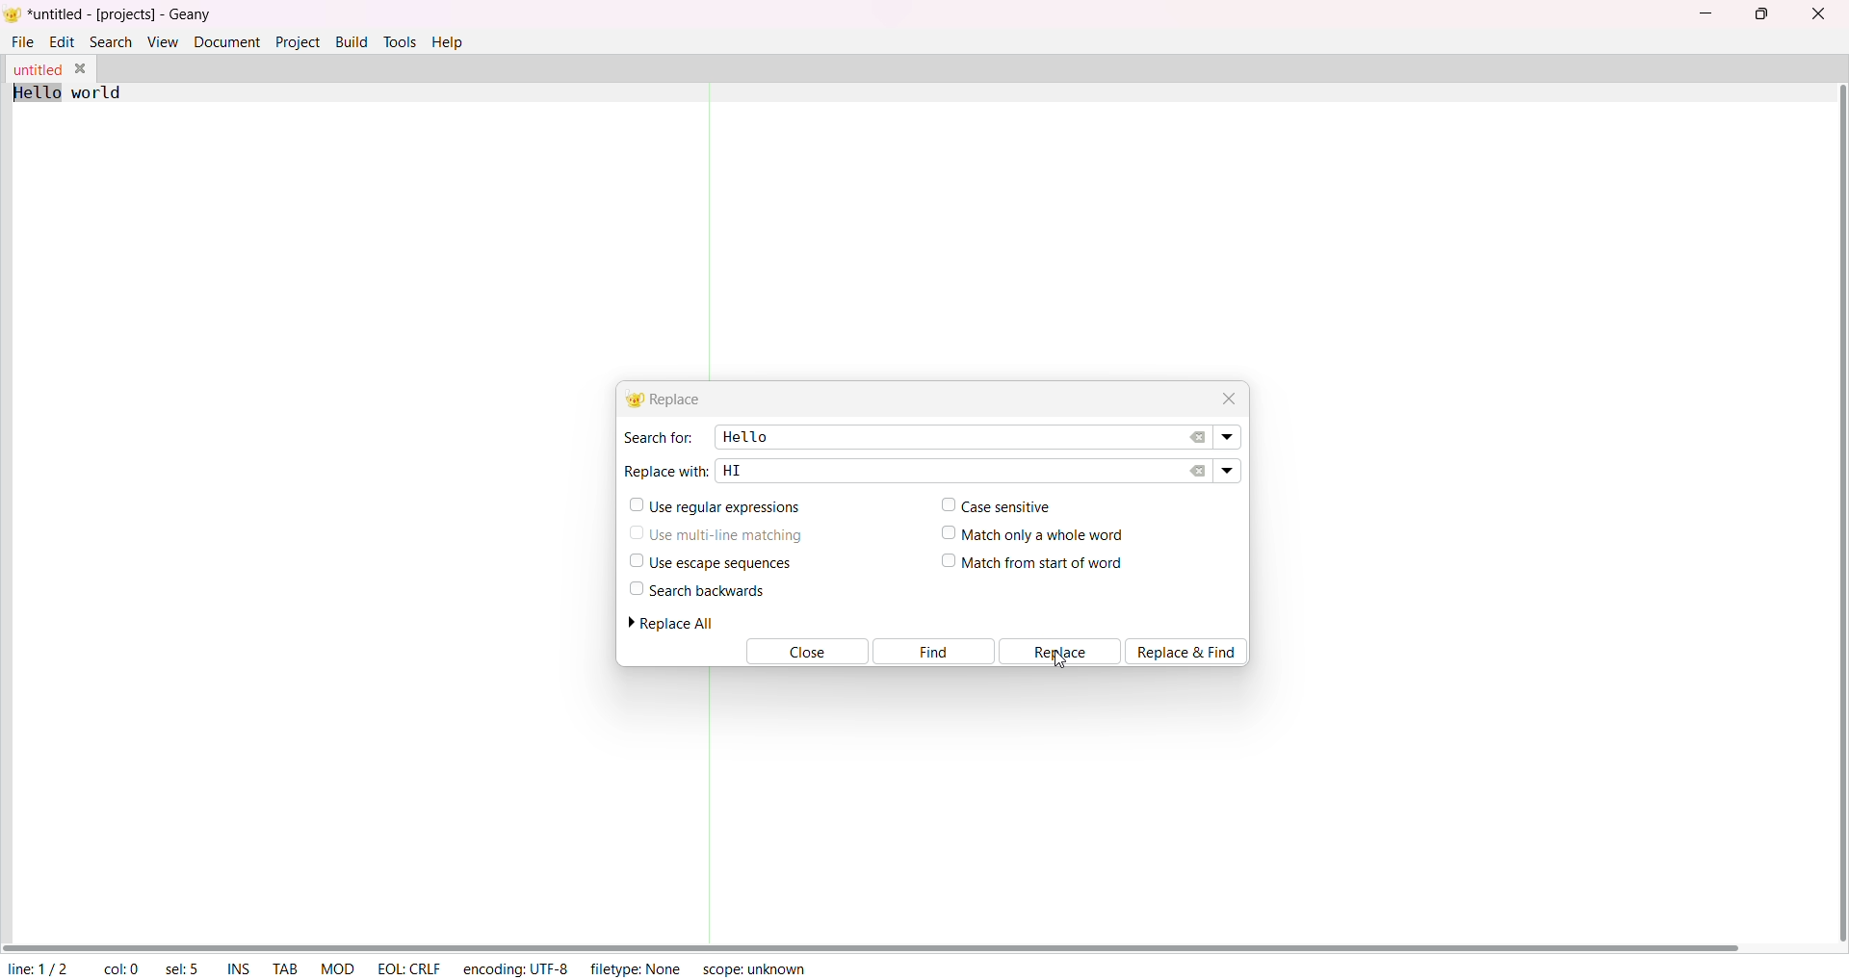 Image resolution: width=1849 pixels, height=980 pixels. I want to click on *untitled-[projects]-Geany, so click(138, 14).